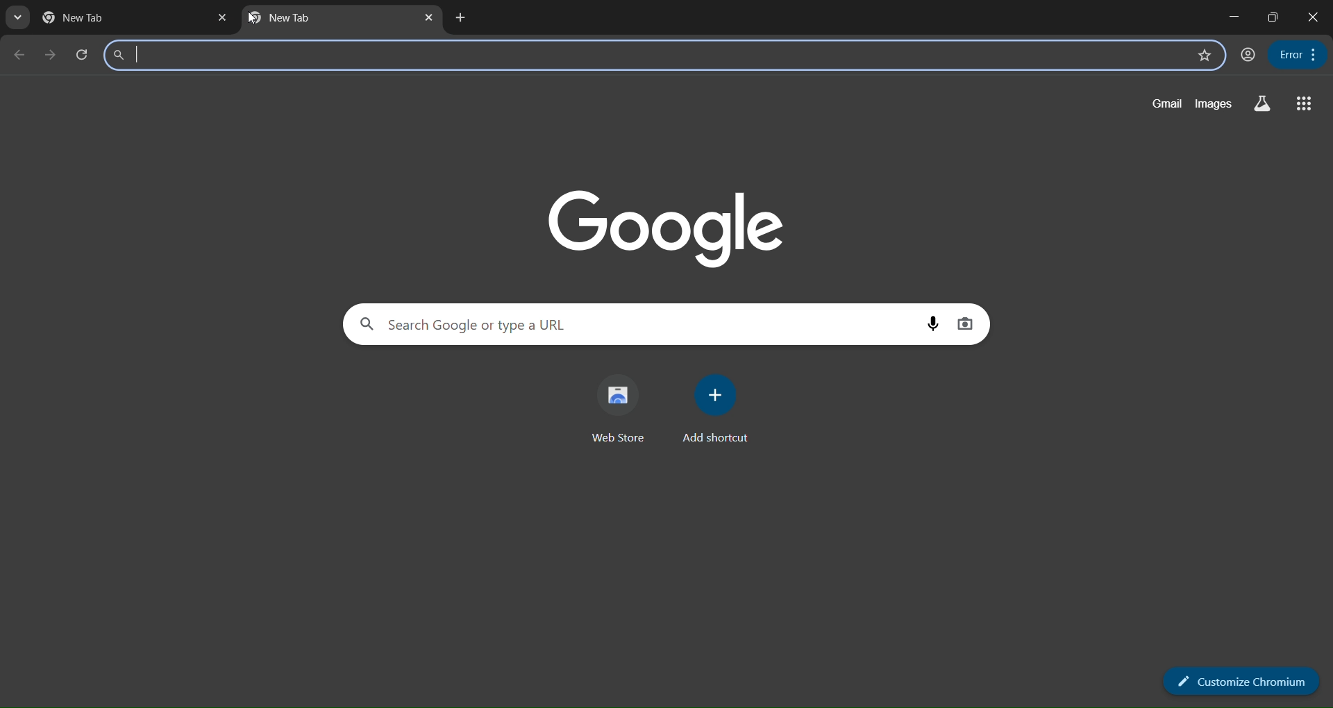 This screenshot has height=708, width=1333. What do you see at coordinates (1307, 105) in the screenshot?
I see `google apps` at bounding box center [1307, 105].